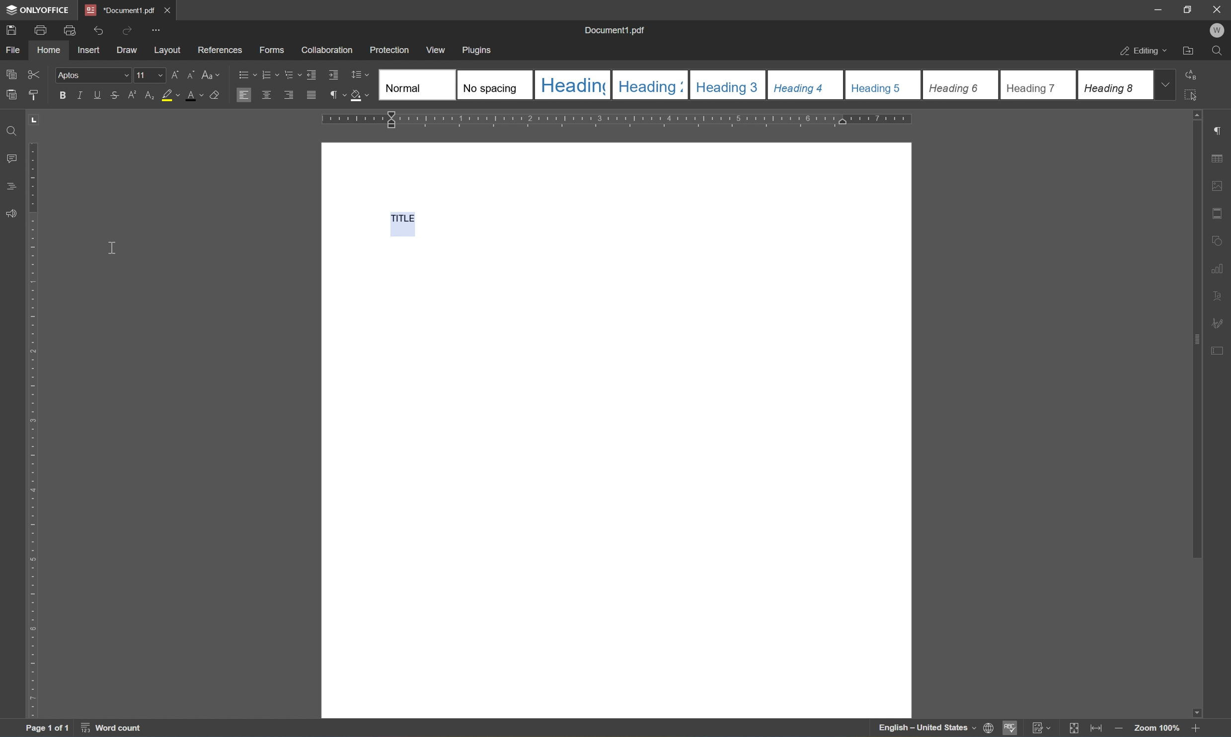 The width and height of the screenshot is (1231, 737). What do you see at coordinates (267, 94) in the screenshot?
I see `Align center` at bounding box center [267, 94].